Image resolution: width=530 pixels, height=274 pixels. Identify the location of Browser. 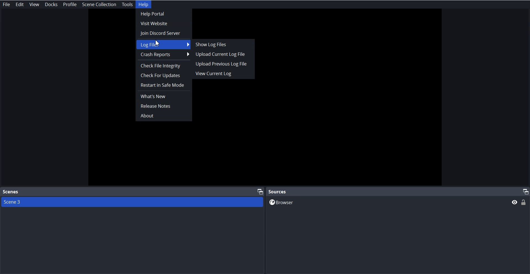
(374, 202).